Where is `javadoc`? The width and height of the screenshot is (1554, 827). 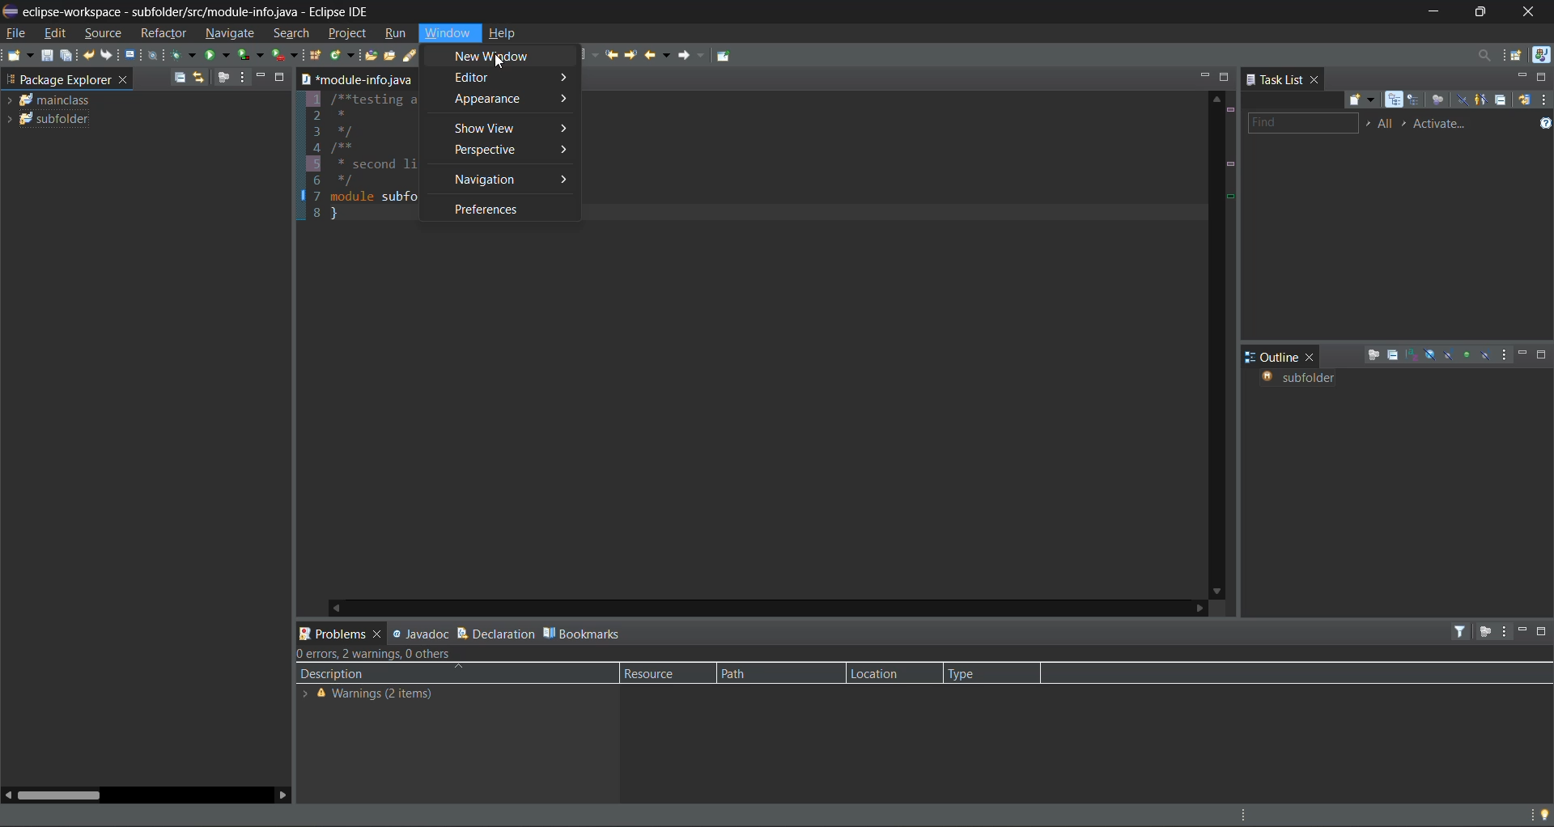 javadoc is located at coordinates (420, 634).